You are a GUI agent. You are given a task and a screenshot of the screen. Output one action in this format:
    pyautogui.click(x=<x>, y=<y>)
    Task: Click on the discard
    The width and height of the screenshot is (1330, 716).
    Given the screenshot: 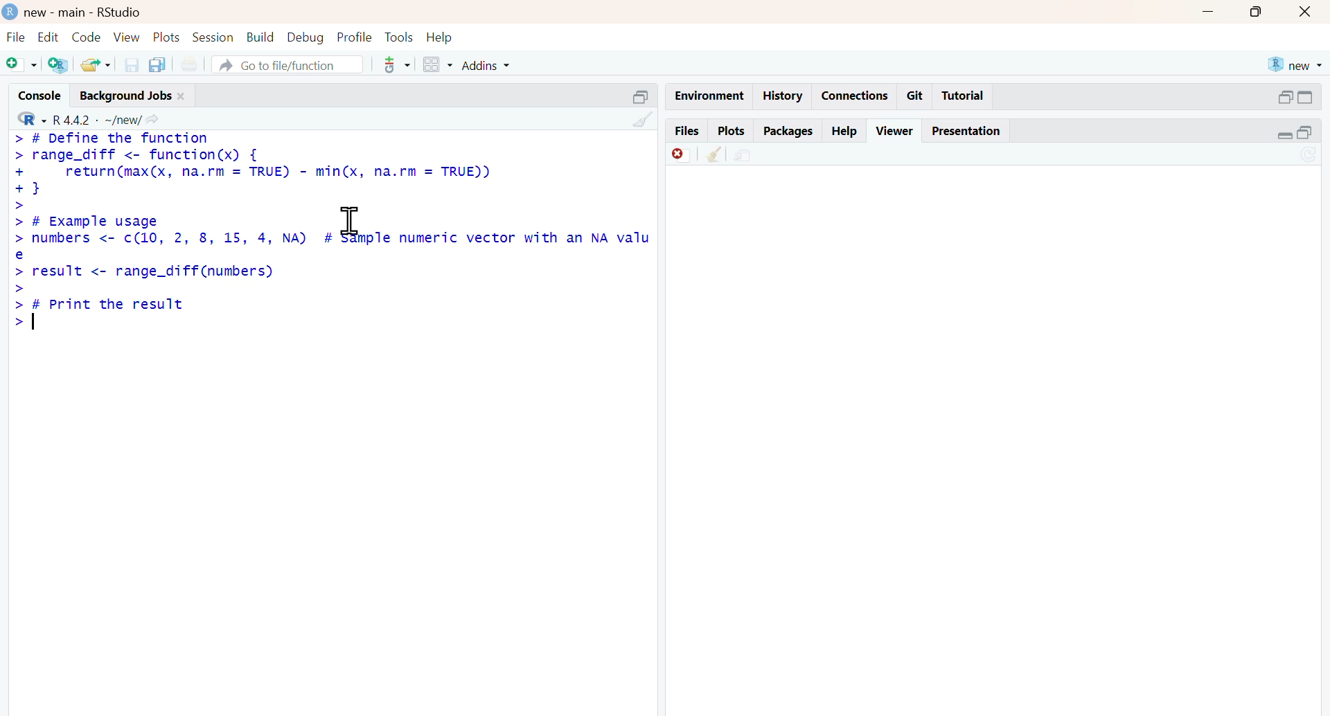 What is the action you would take?
    pyautogui.click(x=683, y=156)
    